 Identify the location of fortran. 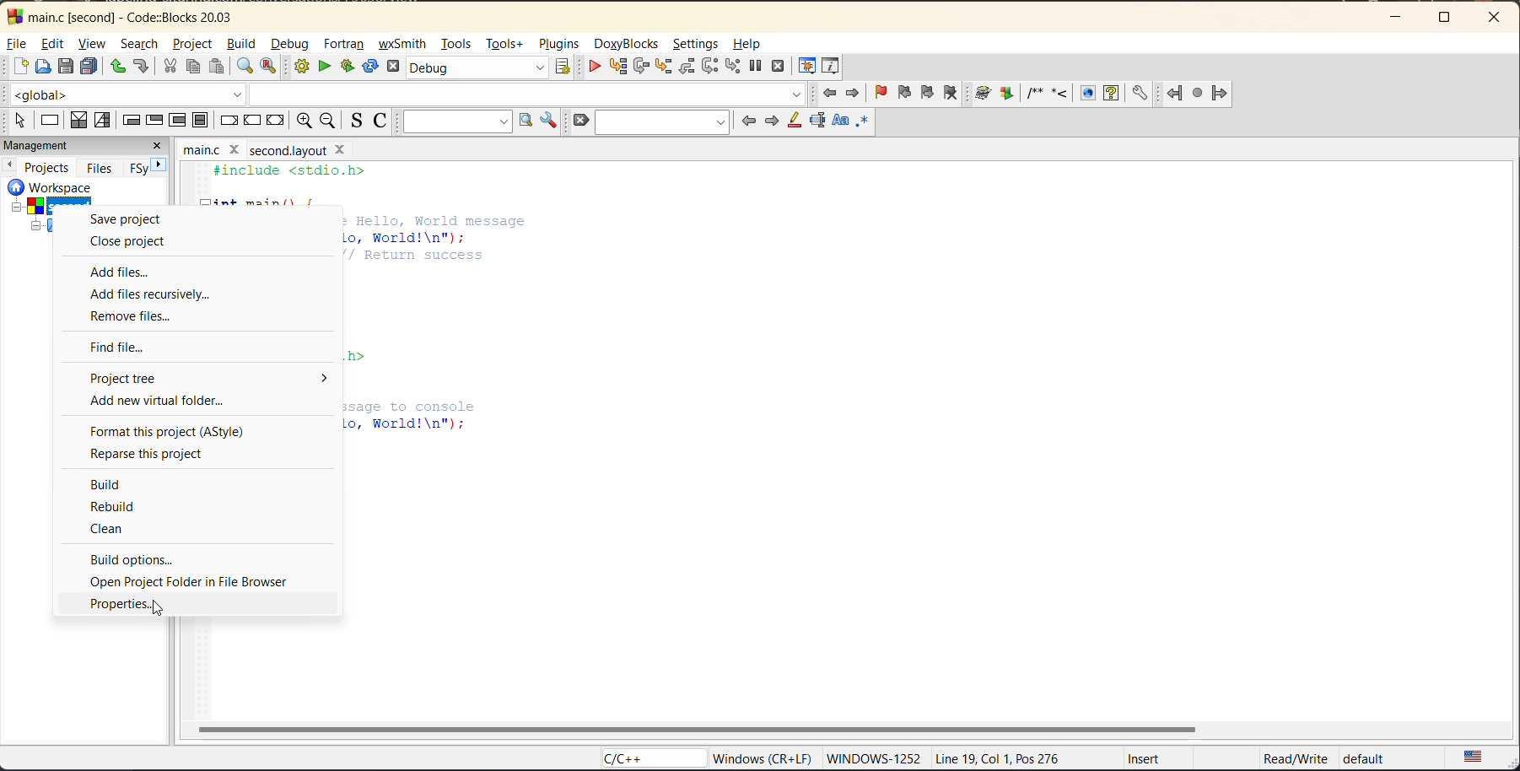
(345, 41).